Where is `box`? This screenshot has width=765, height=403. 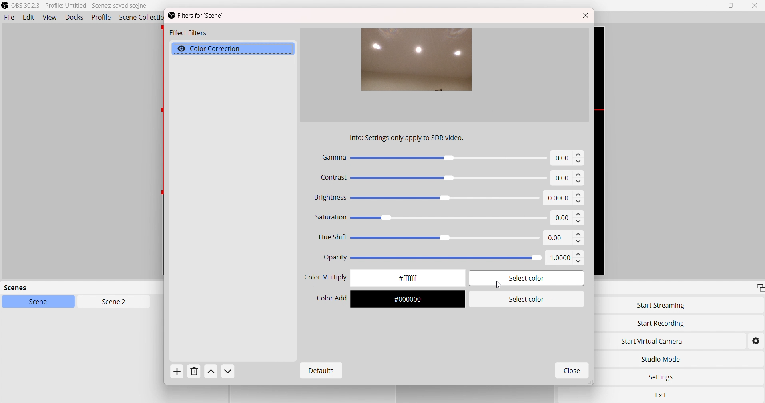 box is located at coordinates (733, 6).